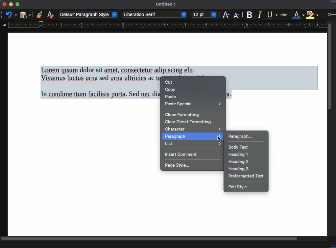 The height and width of the screenshot is (248, 336). I want to click on clear formatting, so click(50, 14).